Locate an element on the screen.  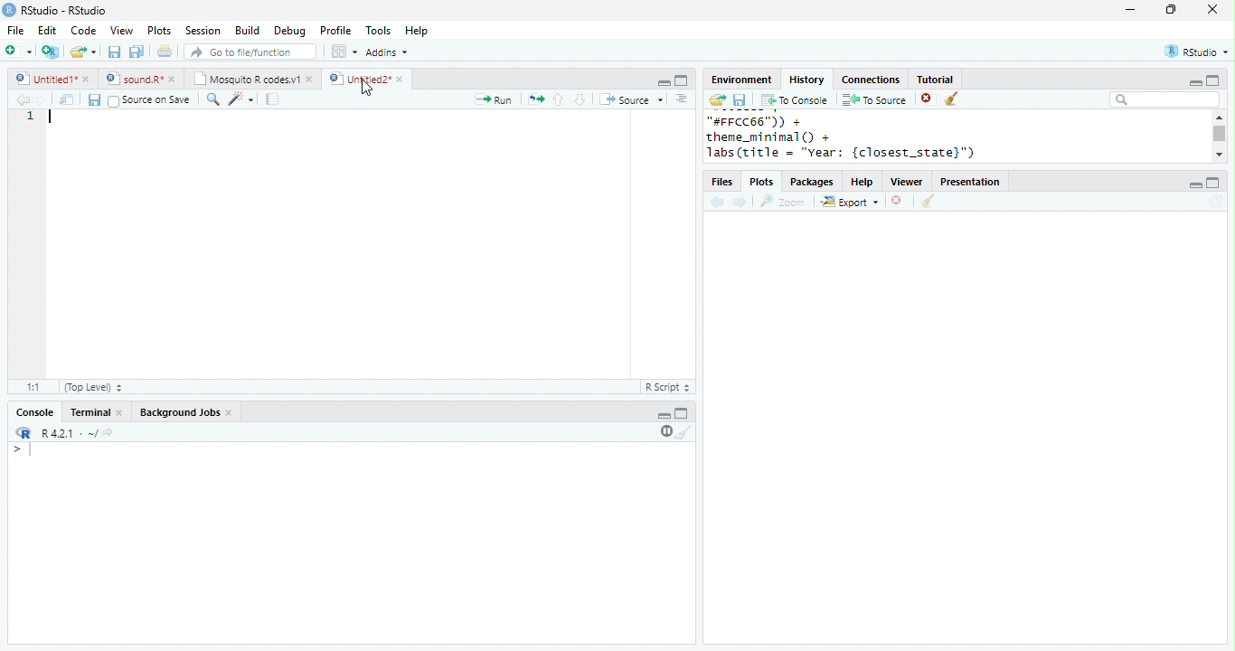
save is located at coordinates (94, 99).